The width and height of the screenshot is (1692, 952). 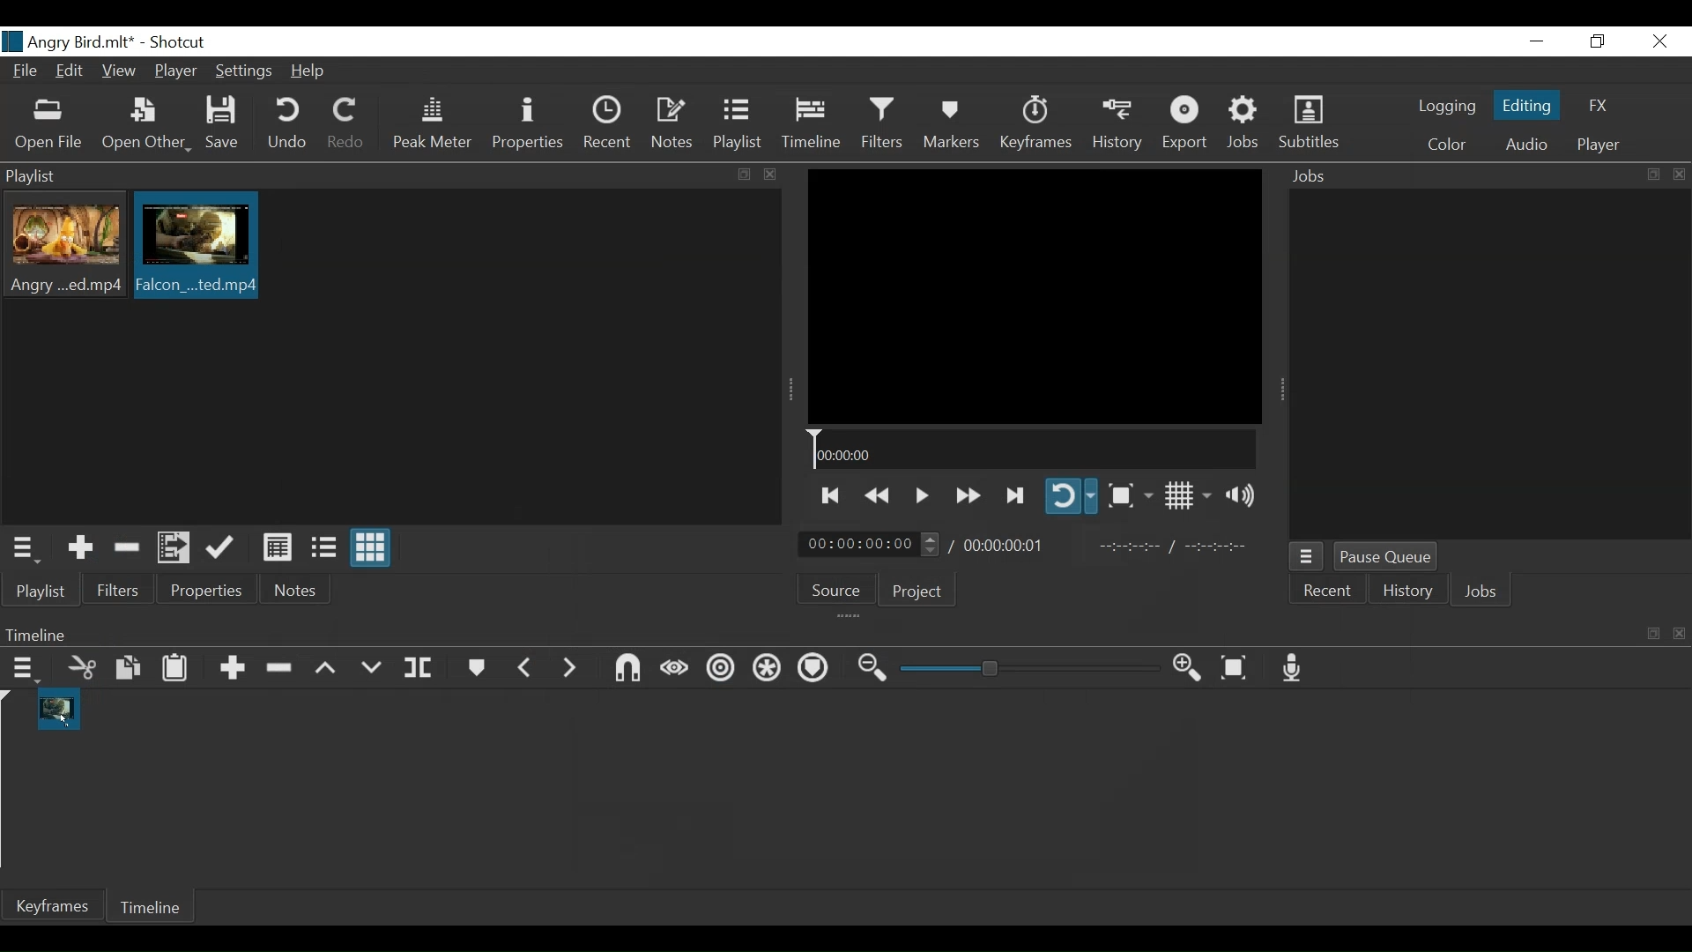 I want to click on Filters, so click(x=885, y=123).